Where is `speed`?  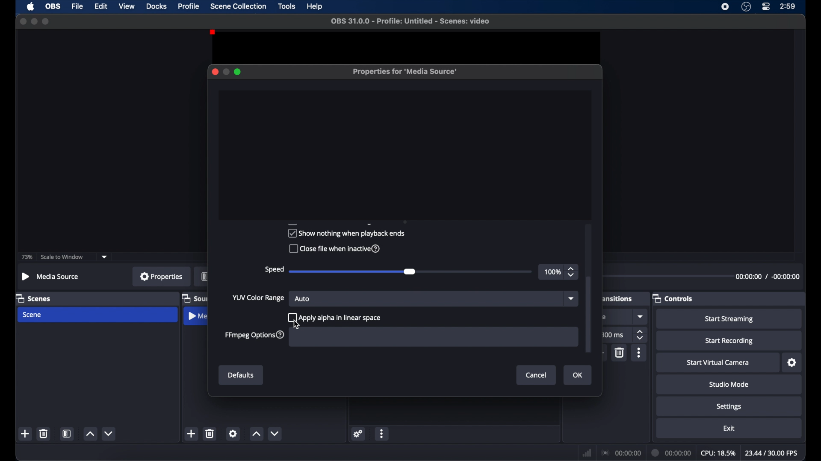 speed is located at coordinates (274, 270).